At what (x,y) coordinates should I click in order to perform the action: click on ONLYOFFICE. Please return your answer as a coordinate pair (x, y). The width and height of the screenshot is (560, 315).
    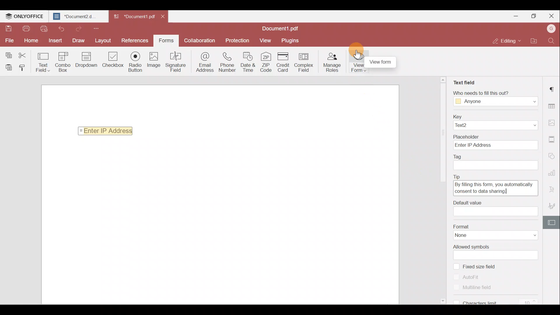
    Looking at the image, I should click on (24, 16).